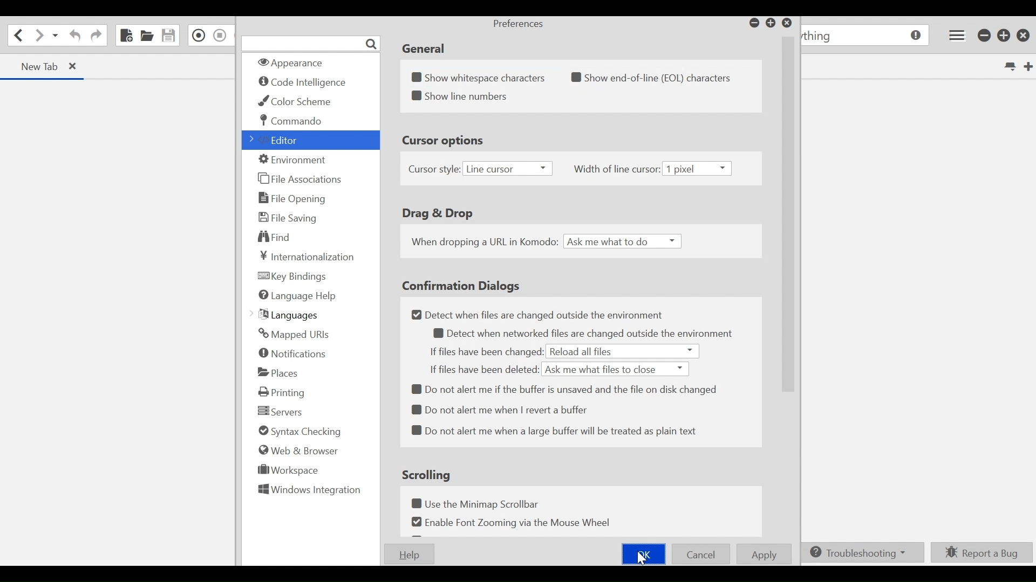 Image resolution: width=1036 pixels, height=582 pixels. Describe the element at coordinates (422, 49) in the screenshot. I see `General` at that location.